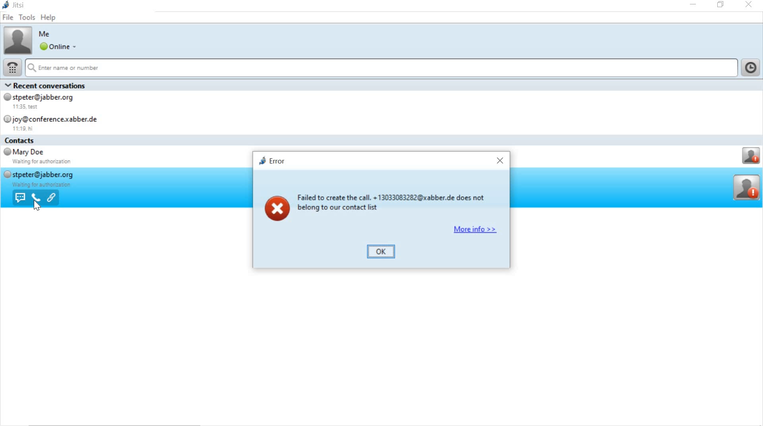  Describe the element at coordinates (8, 18) in the screenshot. I see `file` at that location.